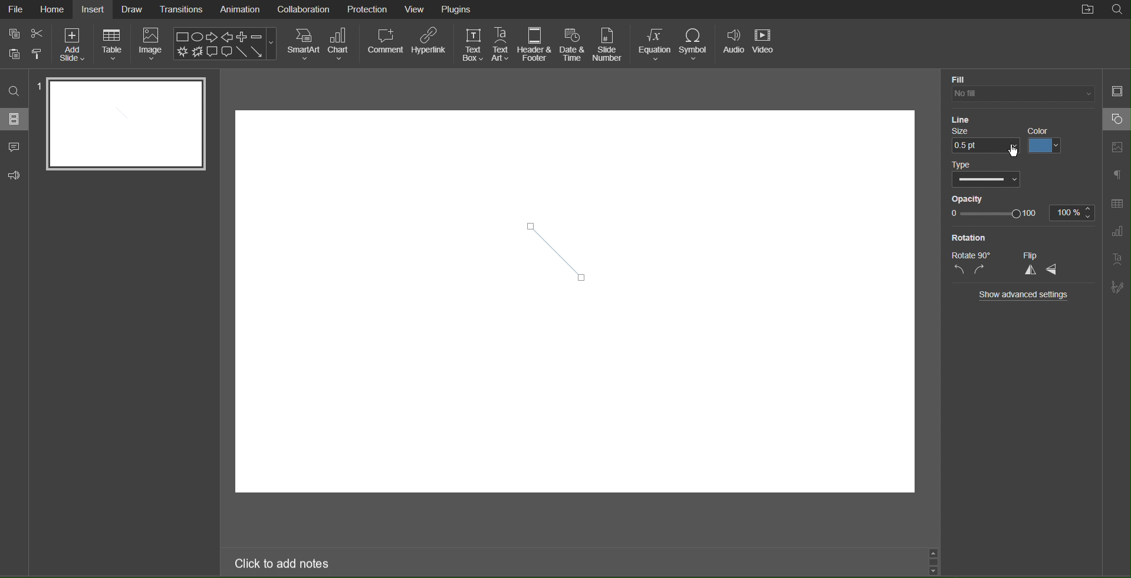 The image size is (1131, 578). Describe the element at coordinates (73, 45) in the screenshot. I see `Add Slide` at that location.